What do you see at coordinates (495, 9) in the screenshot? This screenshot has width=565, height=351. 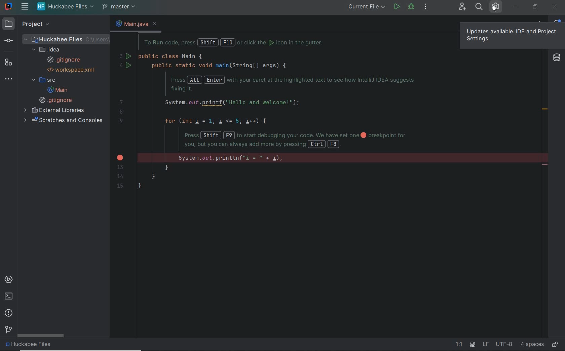 I see `cursor` at bounding box center [495, 9].